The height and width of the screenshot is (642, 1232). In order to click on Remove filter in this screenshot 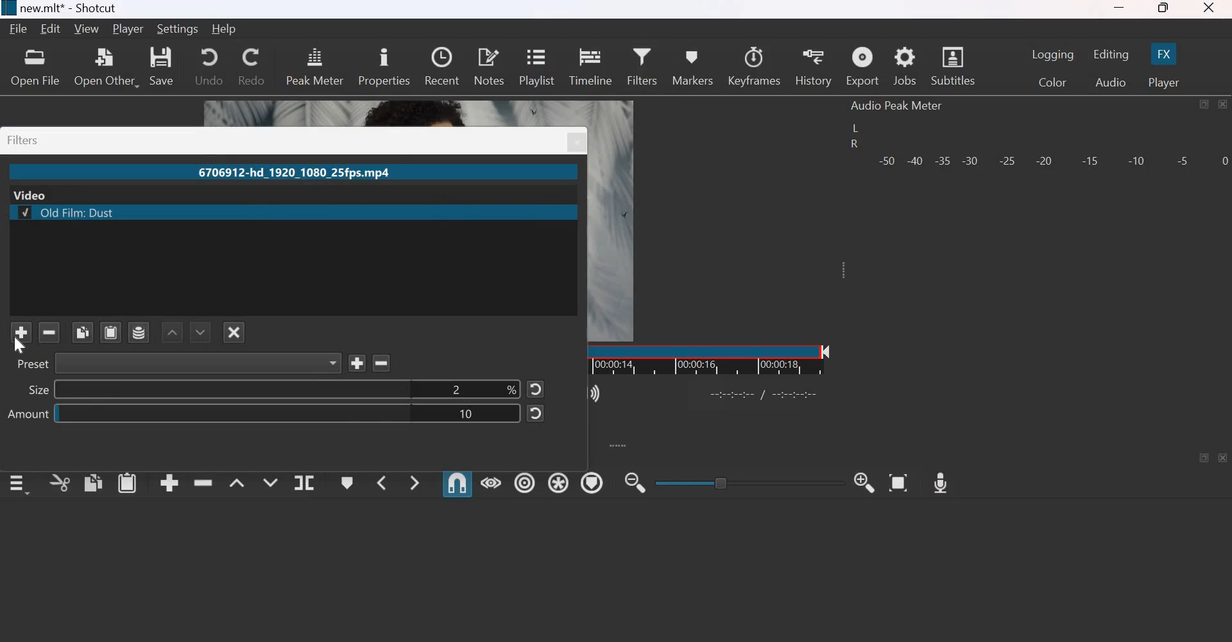, I will do `click(381, 363)`.